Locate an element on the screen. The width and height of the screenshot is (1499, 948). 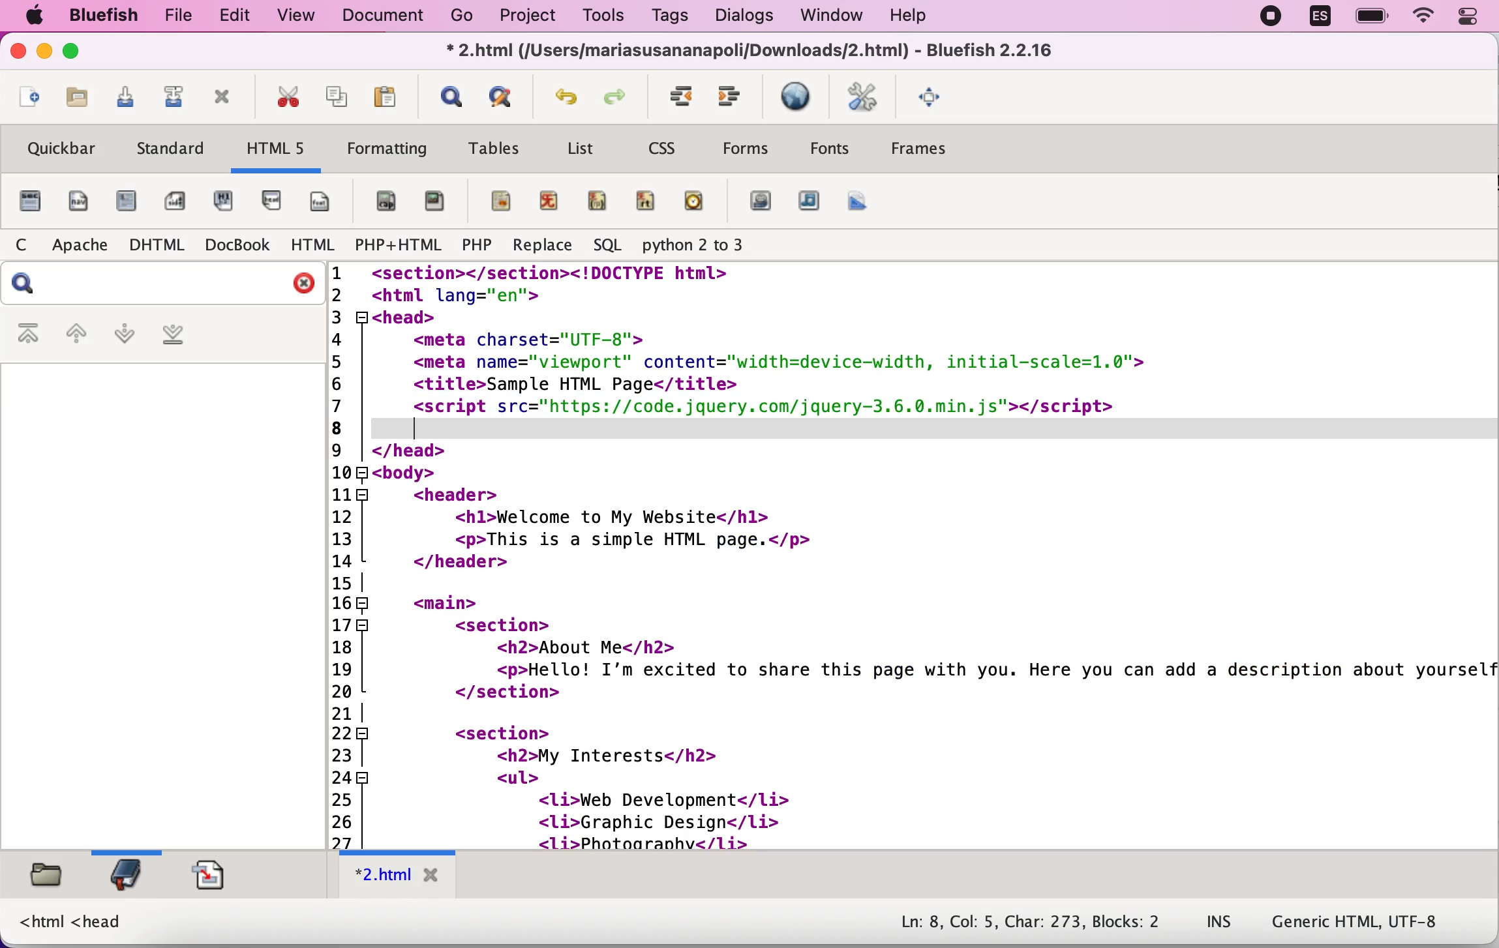
nav is located at coordinates (82, 201).